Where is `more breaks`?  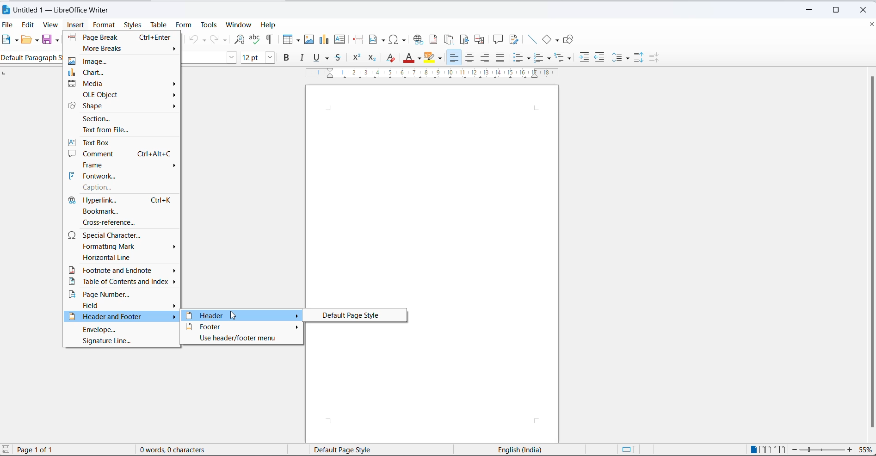
more breaks is located at coordinates (123, 49).